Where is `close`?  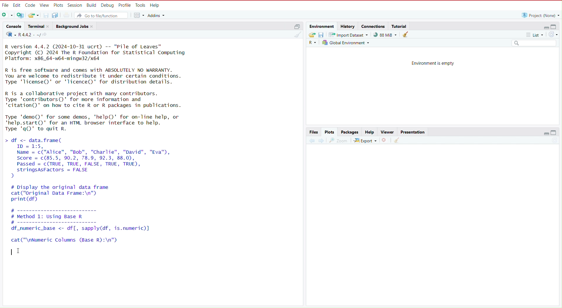
close is located at coordinates (94, 26).